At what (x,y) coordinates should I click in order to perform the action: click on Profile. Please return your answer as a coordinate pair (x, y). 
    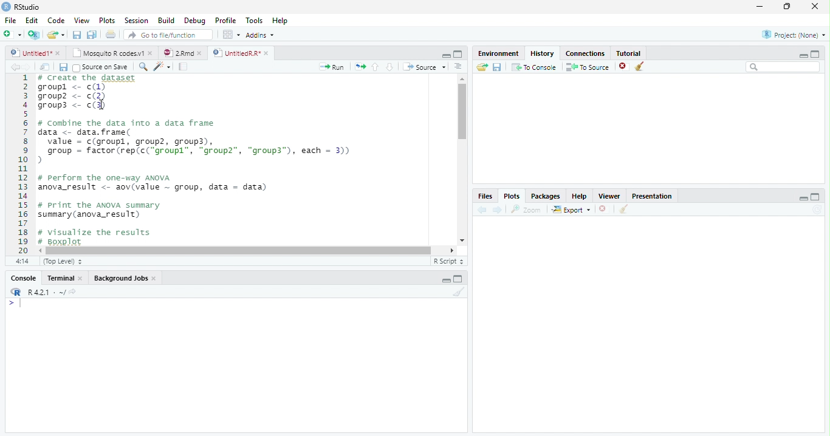
    Looking at the image, I should click on (225, 21).